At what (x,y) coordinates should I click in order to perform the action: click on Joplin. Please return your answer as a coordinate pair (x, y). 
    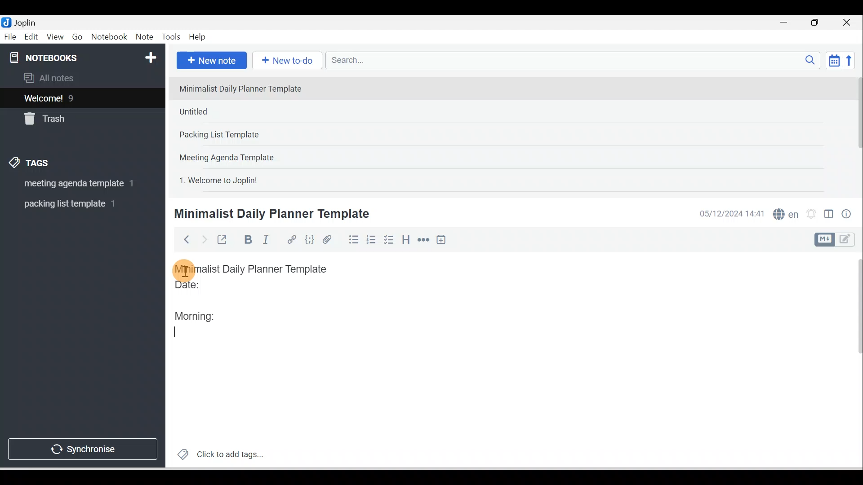
    Looking at the image, I should click on (27, 22).